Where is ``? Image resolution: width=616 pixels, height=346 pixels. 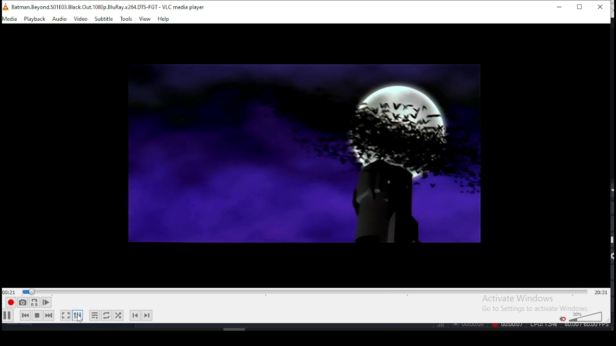  is located at coordinates (235, 328).